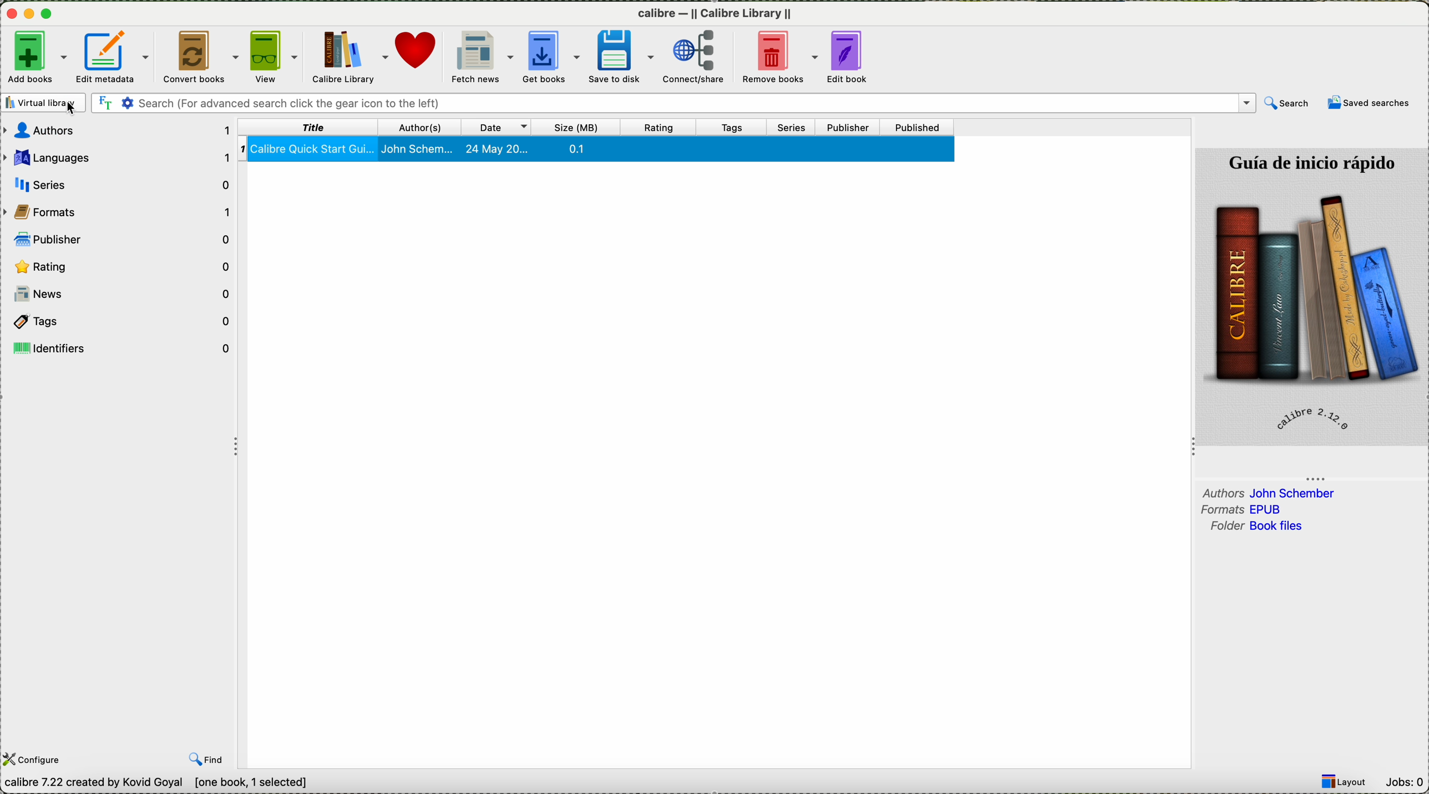 The height and width of the screenshot is (794, 1429). Describe the element at coordinates (739, 127) in the screenshot. I see `tags` at that location.